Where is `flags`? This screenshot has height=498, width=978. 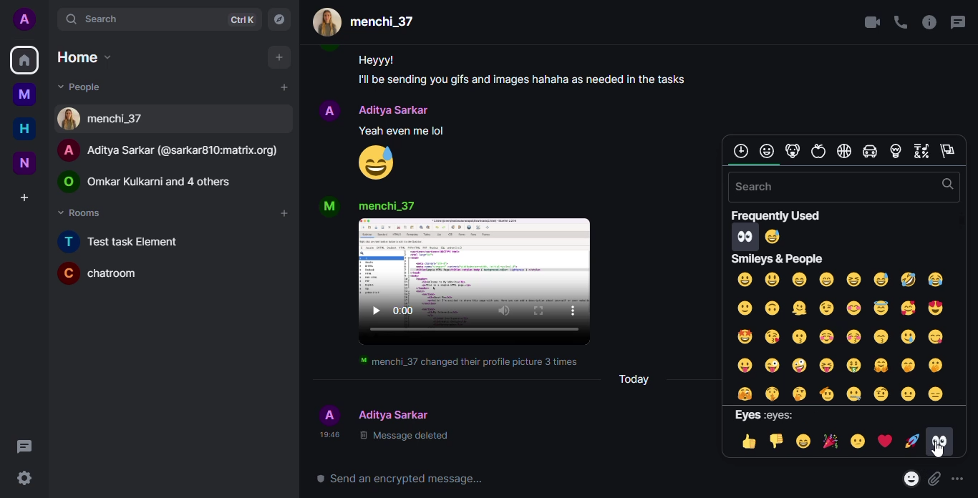 flags is located at coordinates (947, 152).